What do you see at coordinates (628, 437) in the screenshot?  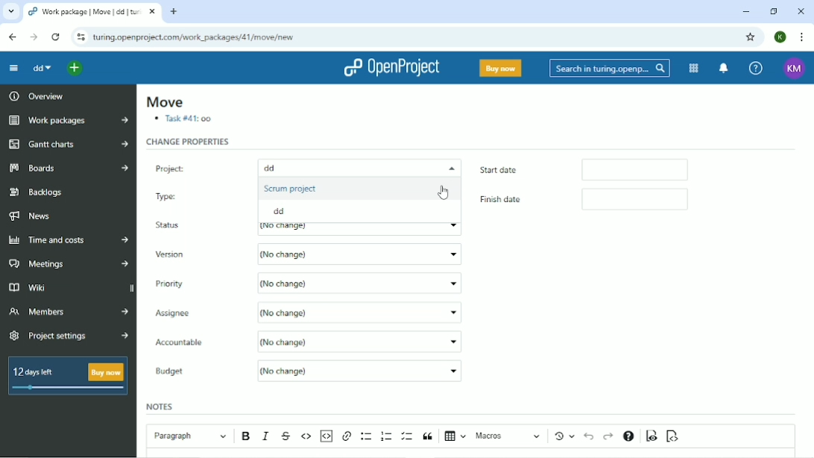 I see `Text formatting help` at bounding box center [628, 437].